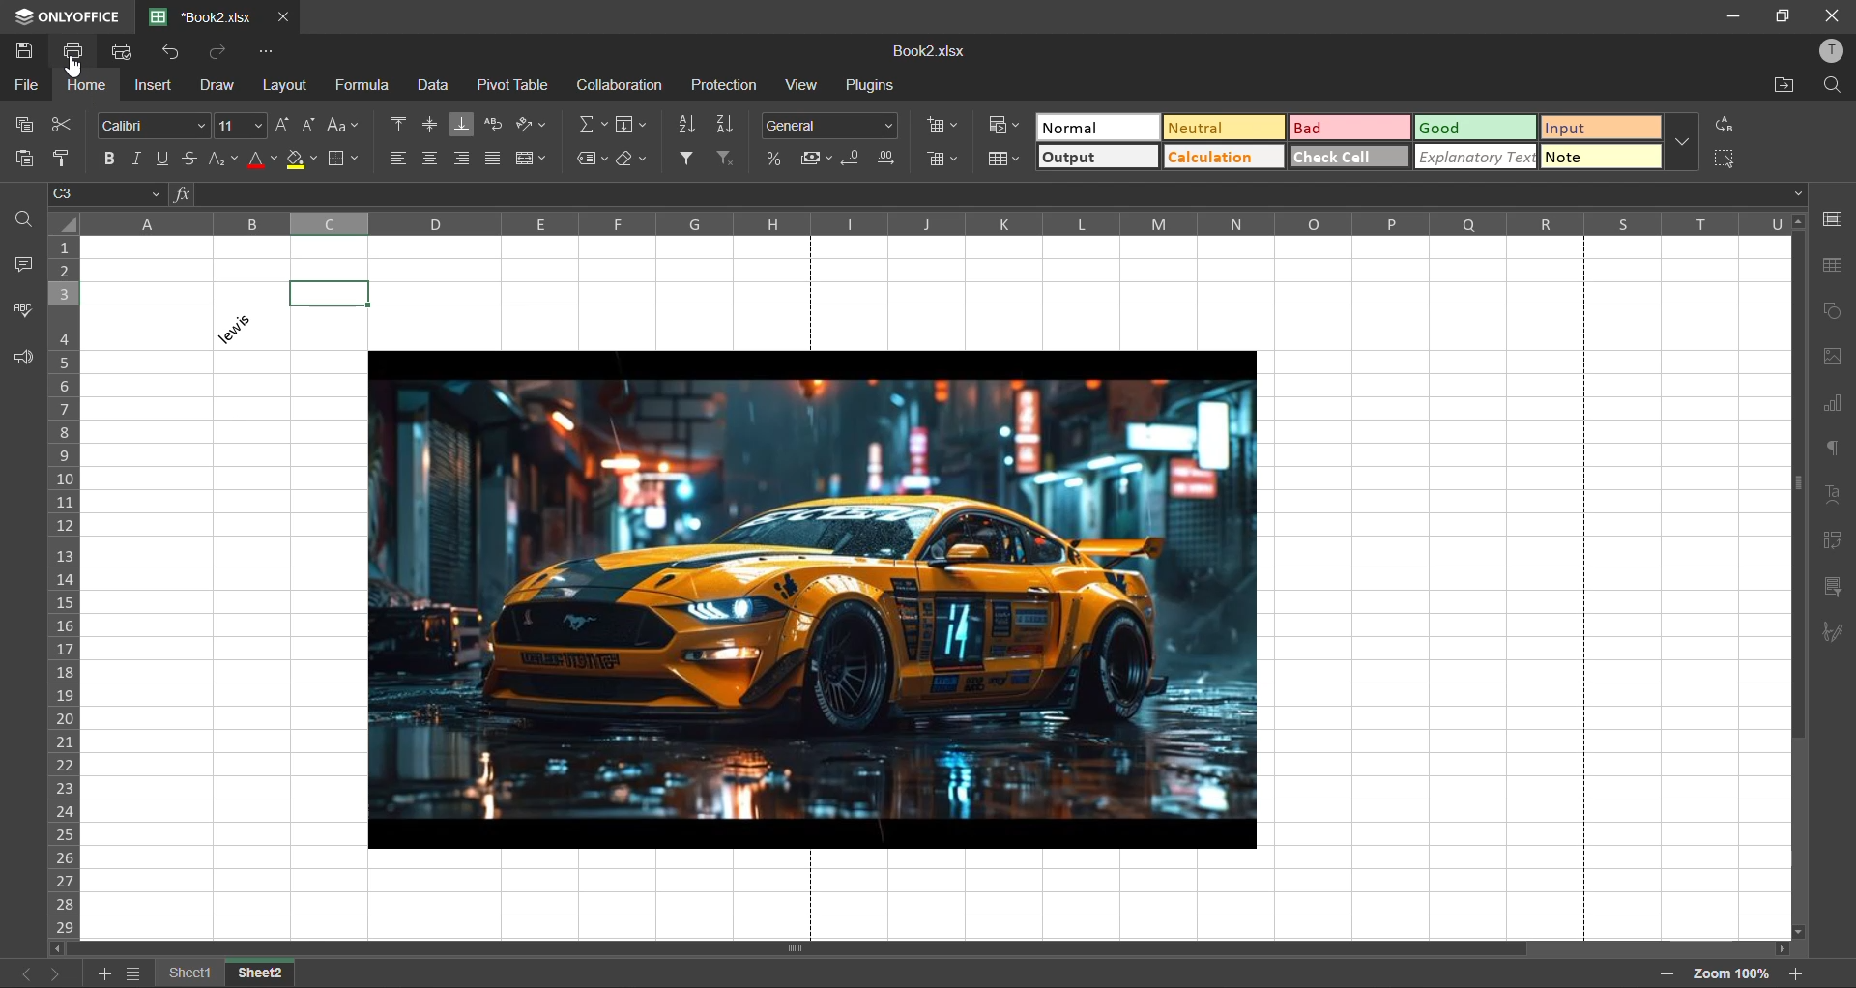 Image resolution: width=1856 pixels, height=988 pixels. I want to click on fill color, so click(301, 160).